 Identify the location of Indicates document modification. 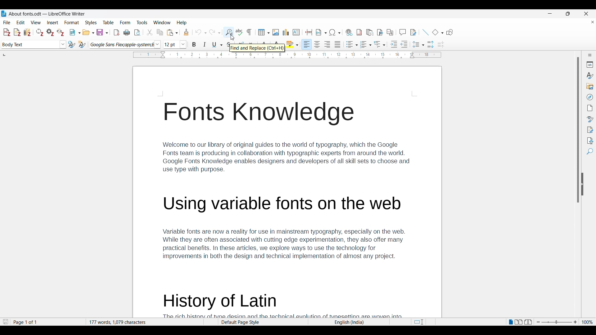
(6, 322).